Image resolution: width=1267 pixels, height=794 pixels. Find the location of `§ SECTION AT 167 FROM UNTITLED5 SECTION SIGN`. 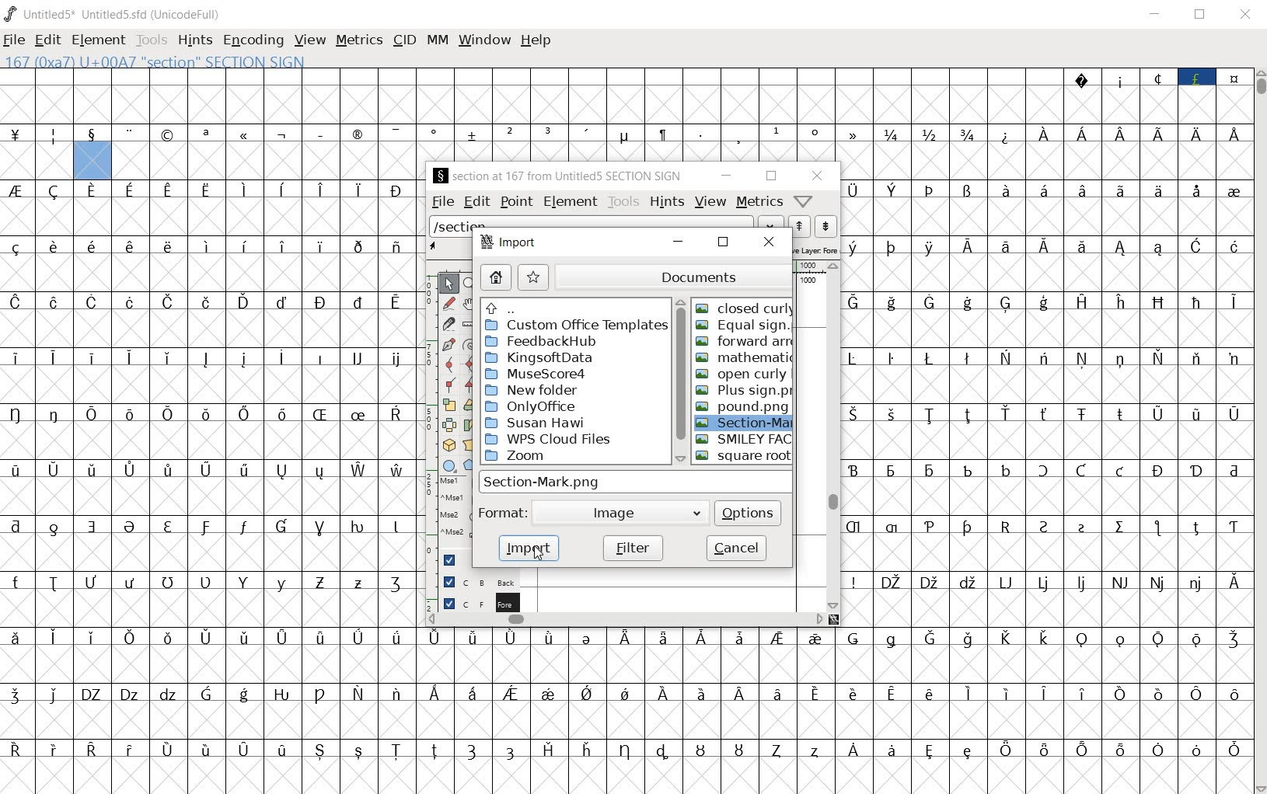

§ SECTION AT 167 FROM UNTITLED5 SECTION SIGN is located at coordinates (559, 176).